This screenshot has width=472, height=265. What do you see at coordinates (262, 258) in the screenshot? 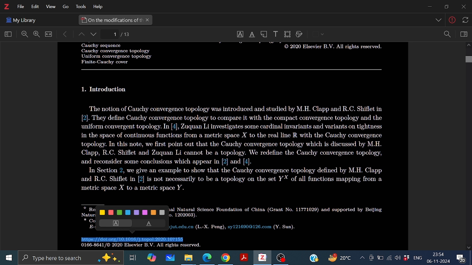
I see `Zotero` at bounding box center [262, 258].